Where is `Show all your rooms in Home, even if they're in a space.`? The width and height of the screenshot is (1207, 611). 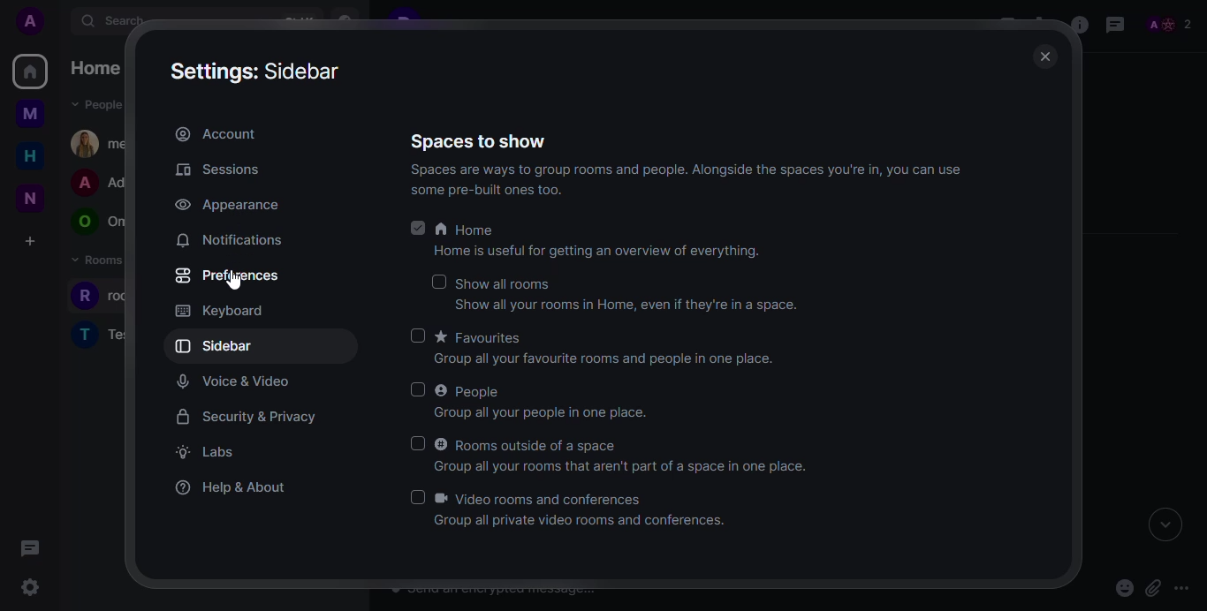 Show all your rooms in Home, even if they're in a space. is located at coordinates (633, 305).